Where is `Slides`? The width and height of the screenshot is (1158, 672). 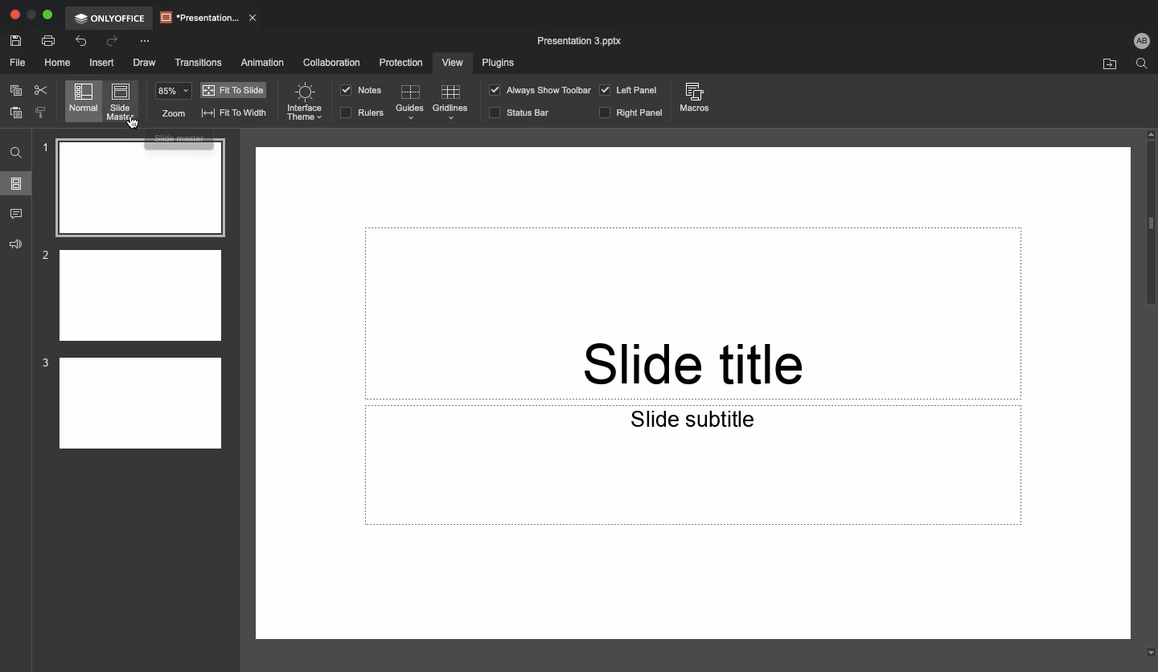 Slides is located at coordinates (16, 183).